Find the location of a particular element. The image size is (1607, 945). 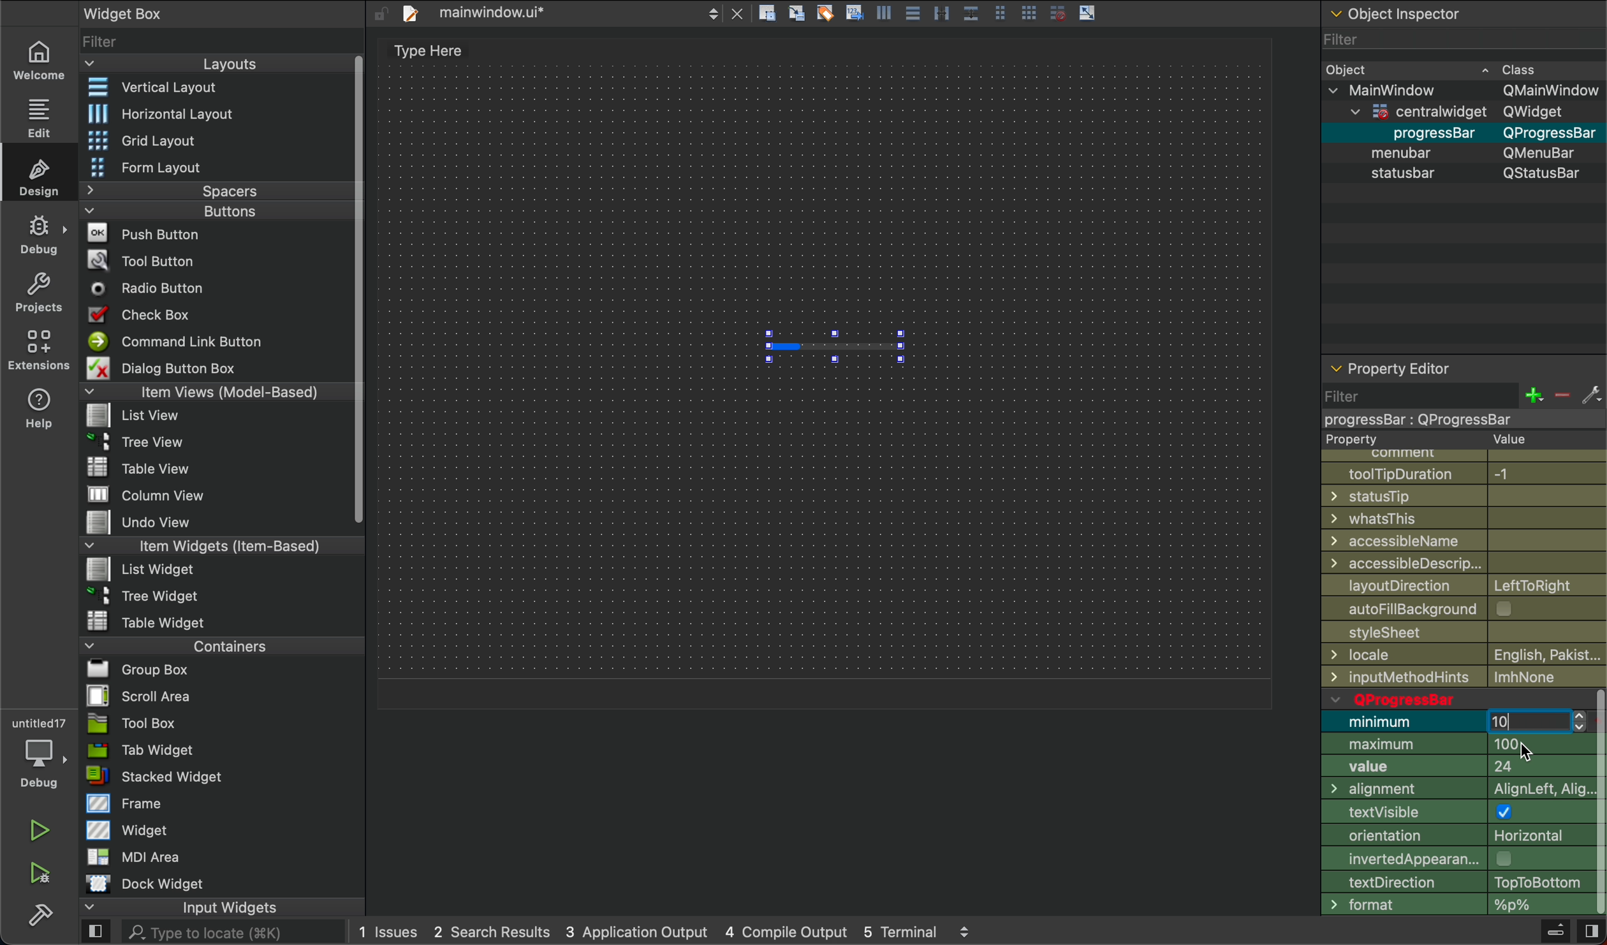

Maximum  is located at coordinates (1455, 744).